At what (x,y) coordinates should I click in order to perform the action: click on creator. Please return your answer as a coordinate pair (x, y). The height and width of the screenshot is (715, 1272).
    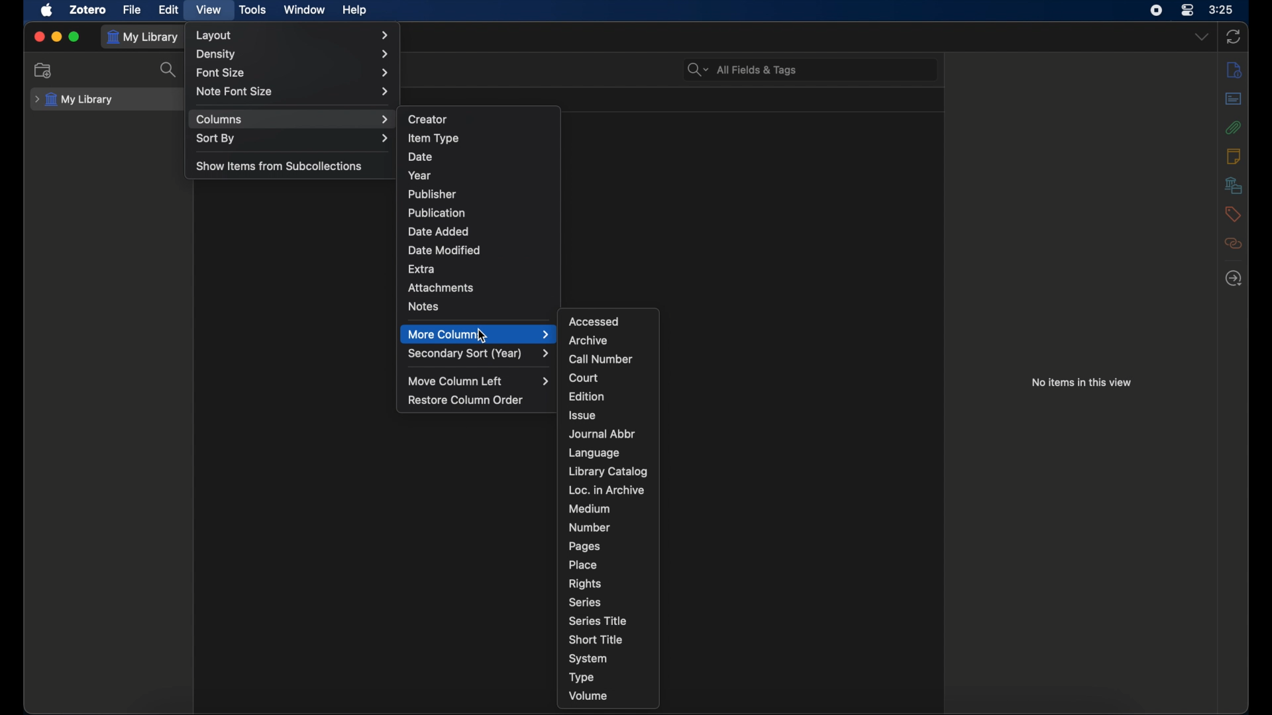
    Looking at the image, I should click on (428, 119).